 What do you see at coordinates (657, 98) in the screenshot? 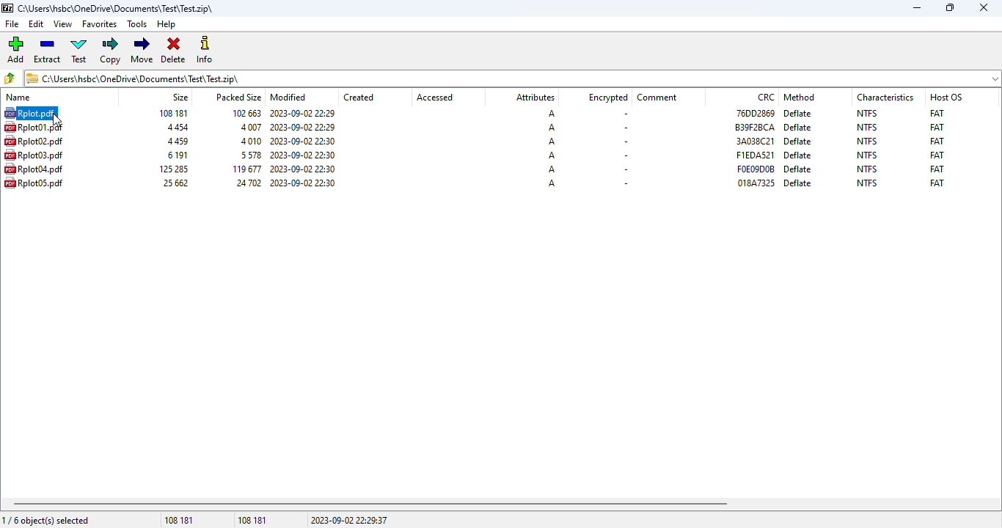
I see ` comment` at bounding box center [657, 98].